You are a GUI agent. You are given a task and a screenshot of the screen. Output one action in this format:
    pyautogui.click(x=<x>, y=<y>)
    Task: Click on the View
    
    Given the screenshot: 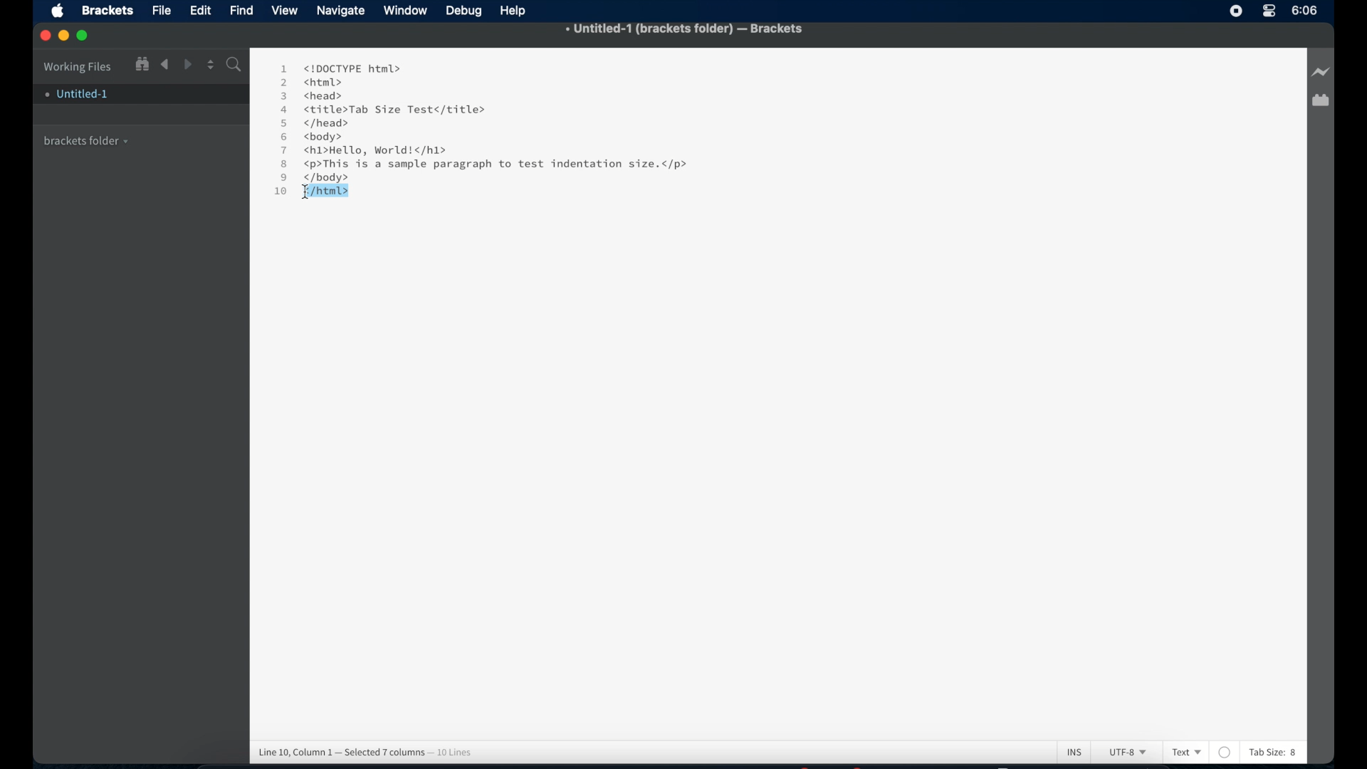 What is the action you would take?
    pyautogui.click(x=287, y=11)
    